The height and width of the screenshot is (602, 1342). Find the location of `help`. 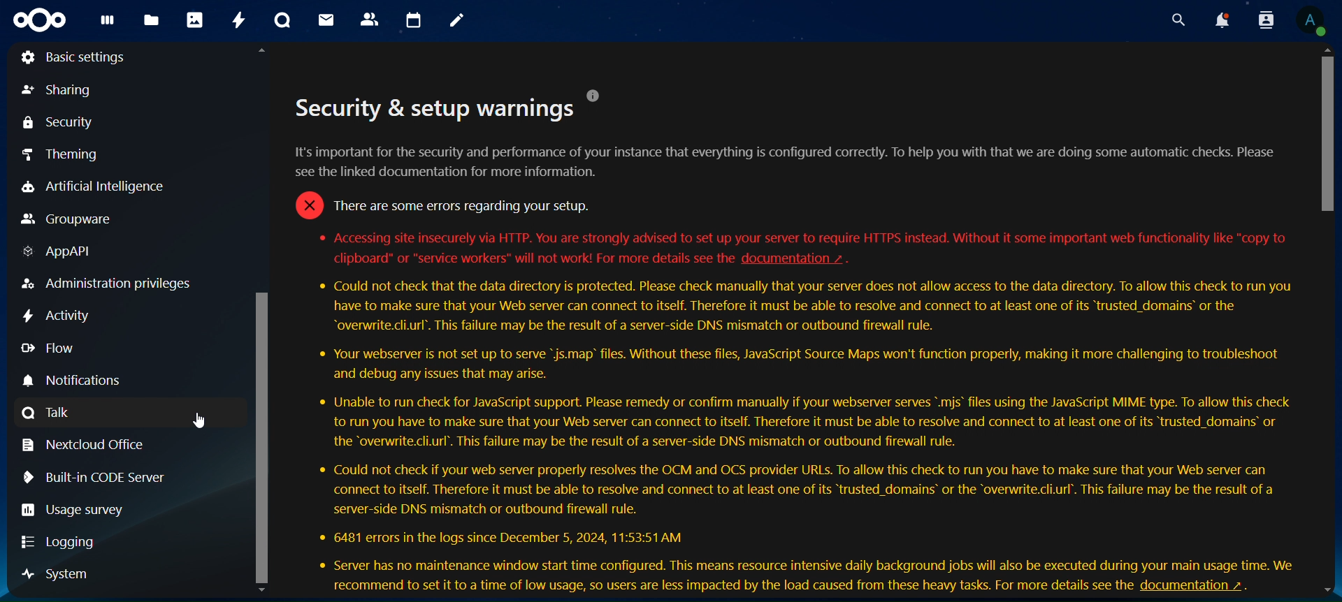

help is located at coordinates (598, 94).